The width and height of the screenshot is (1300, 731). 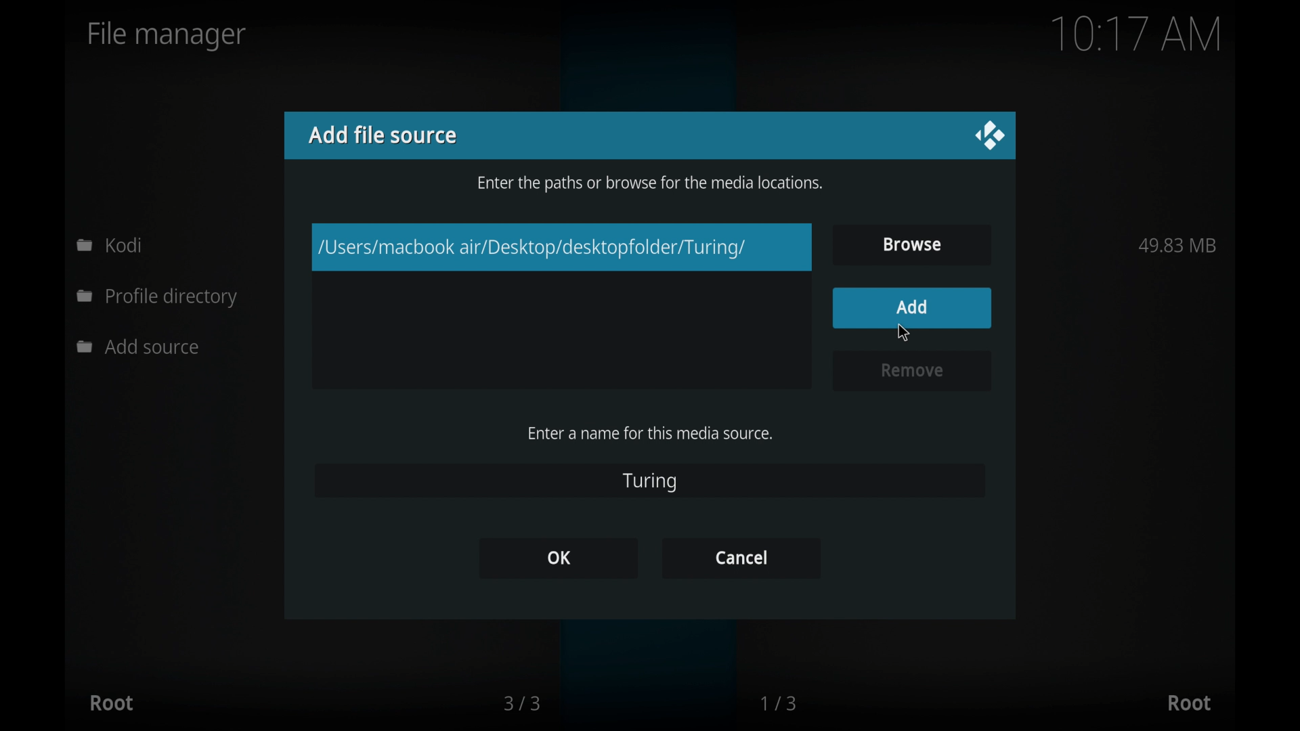 What do you see at coordinates (1137, 34) in the screenshot?
I see `10.17 am` at bounding box center [1137, 34].